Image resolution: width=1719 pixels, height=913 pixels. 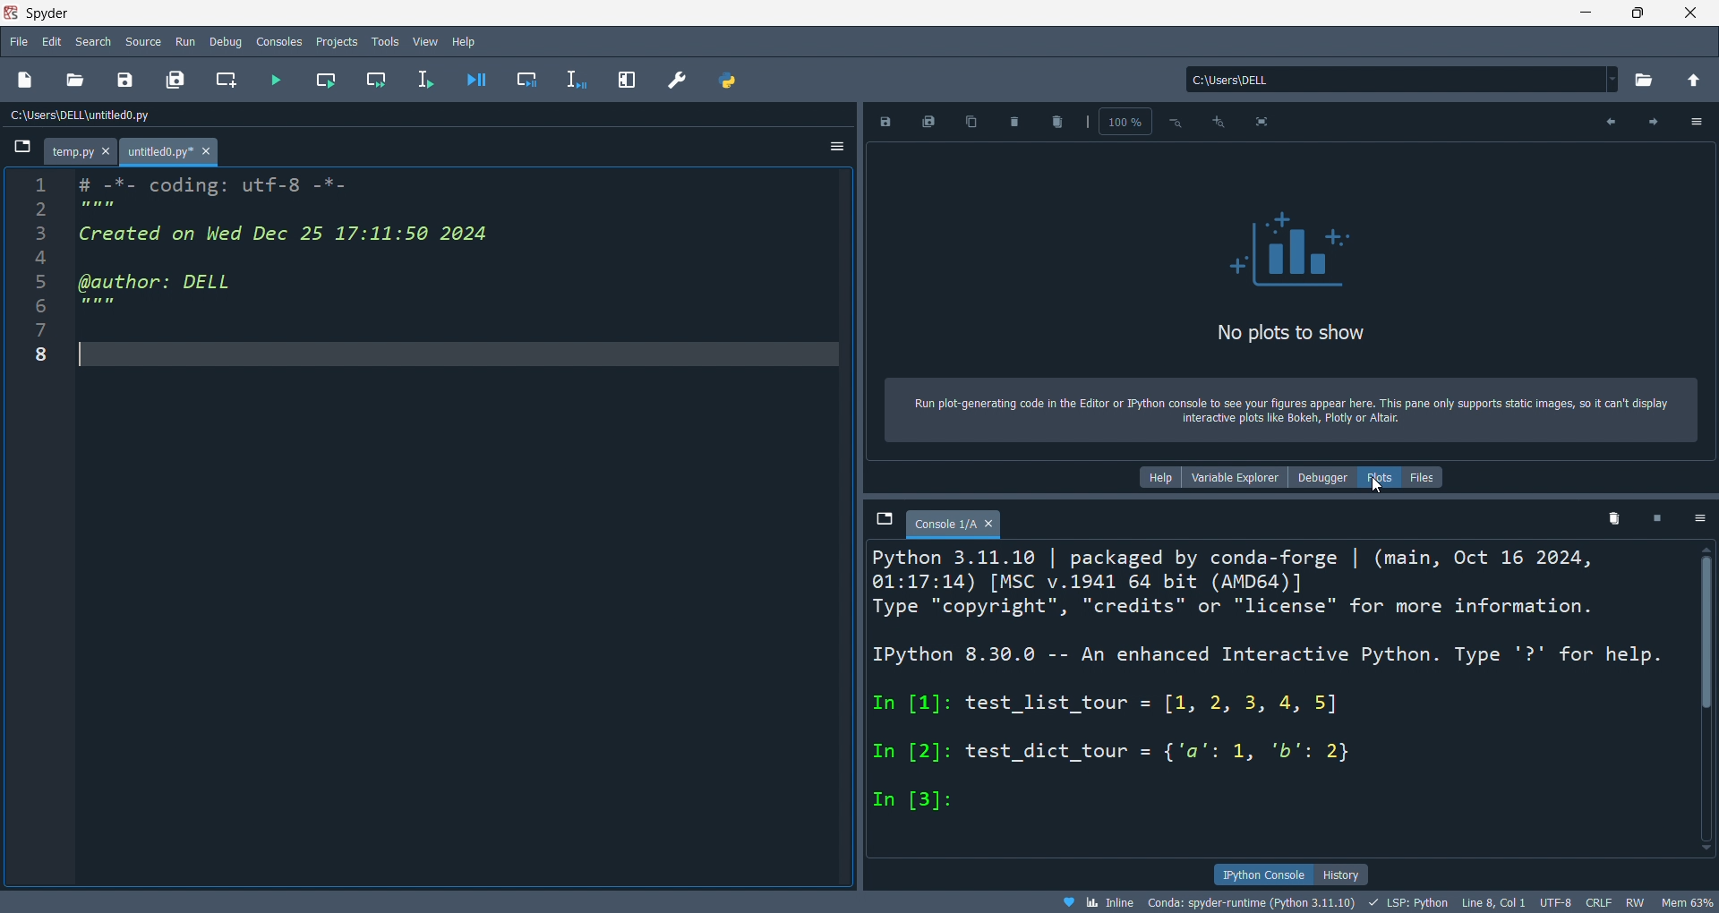 What do you see at coordinates (1017, 124) in the screenshot?
I see `delete` at bounding box center [1017, 124].